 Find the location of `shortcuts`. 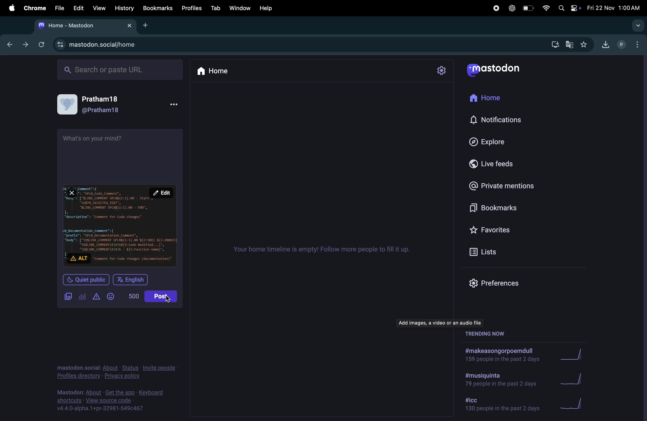

shortcuts is located at coordinates (69, 400).